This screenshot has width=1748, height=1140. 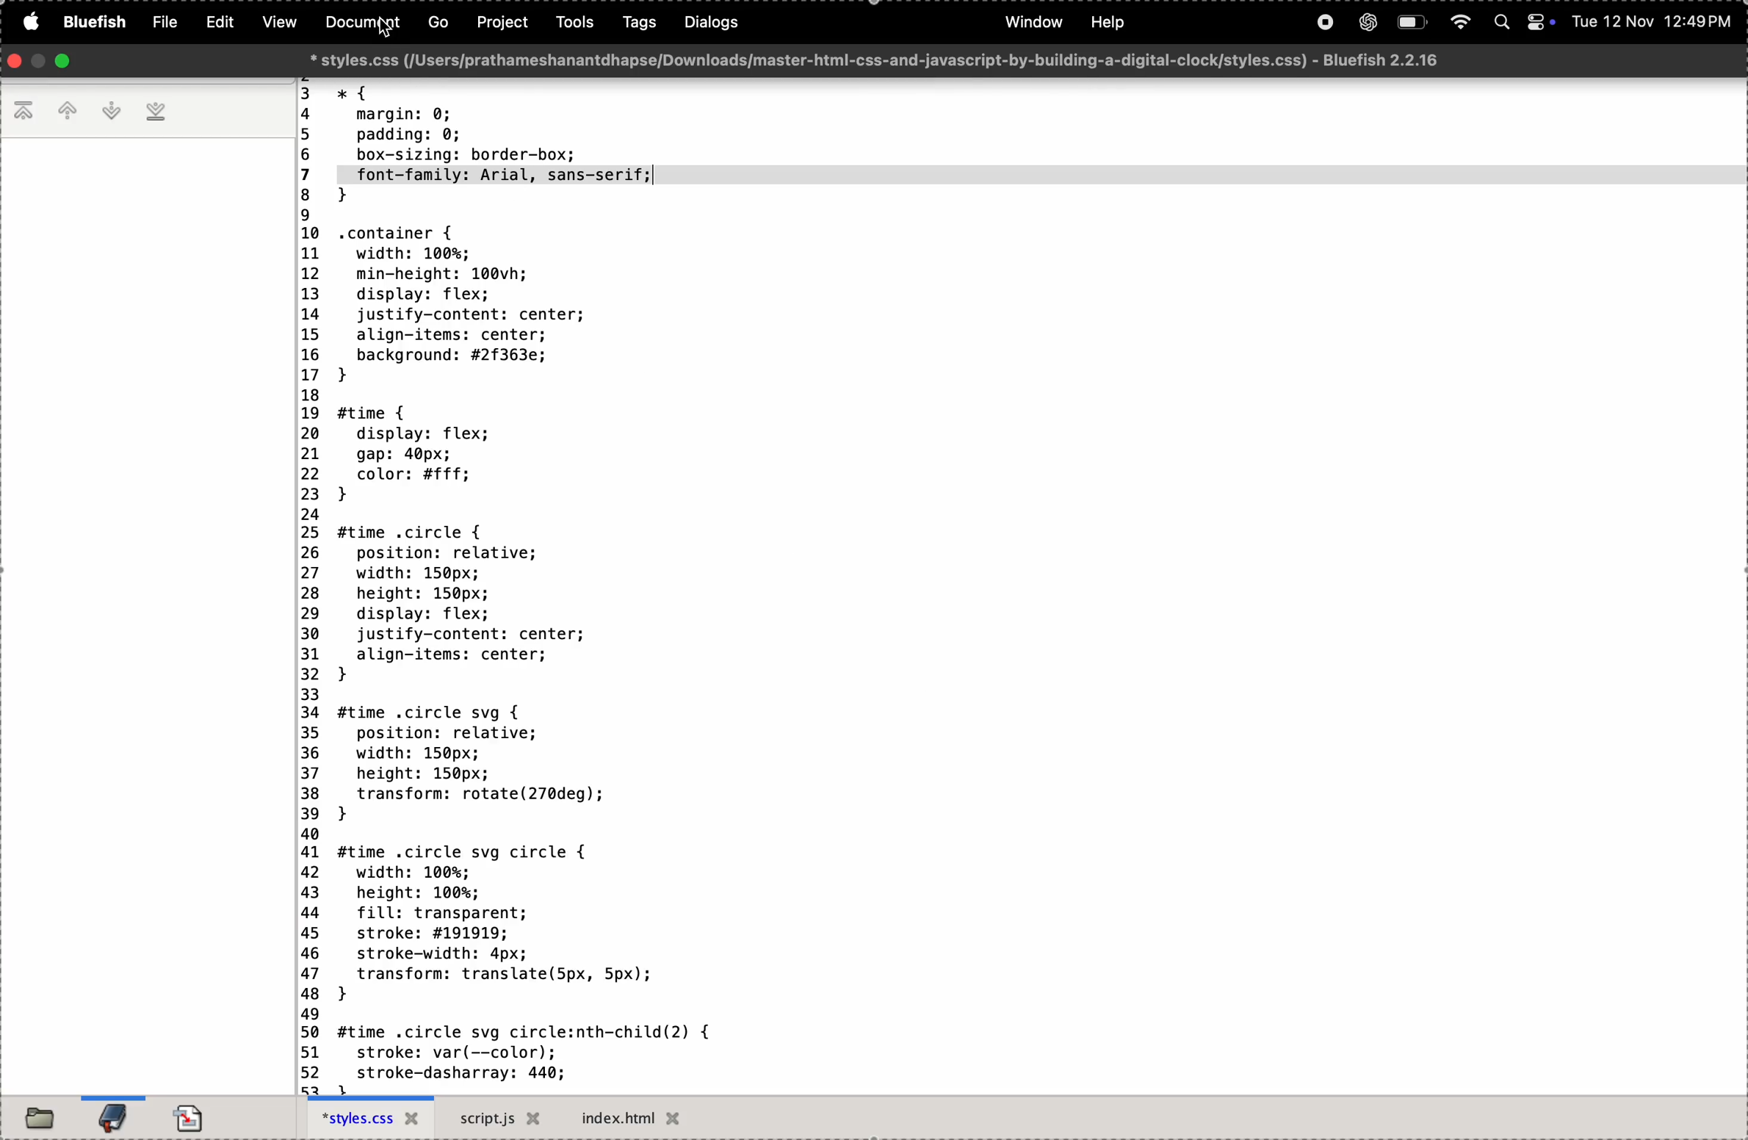 What do you see at coordinates (40, 1116) in the screenshot?
I see `open file` at bounding box center [40, 1116].